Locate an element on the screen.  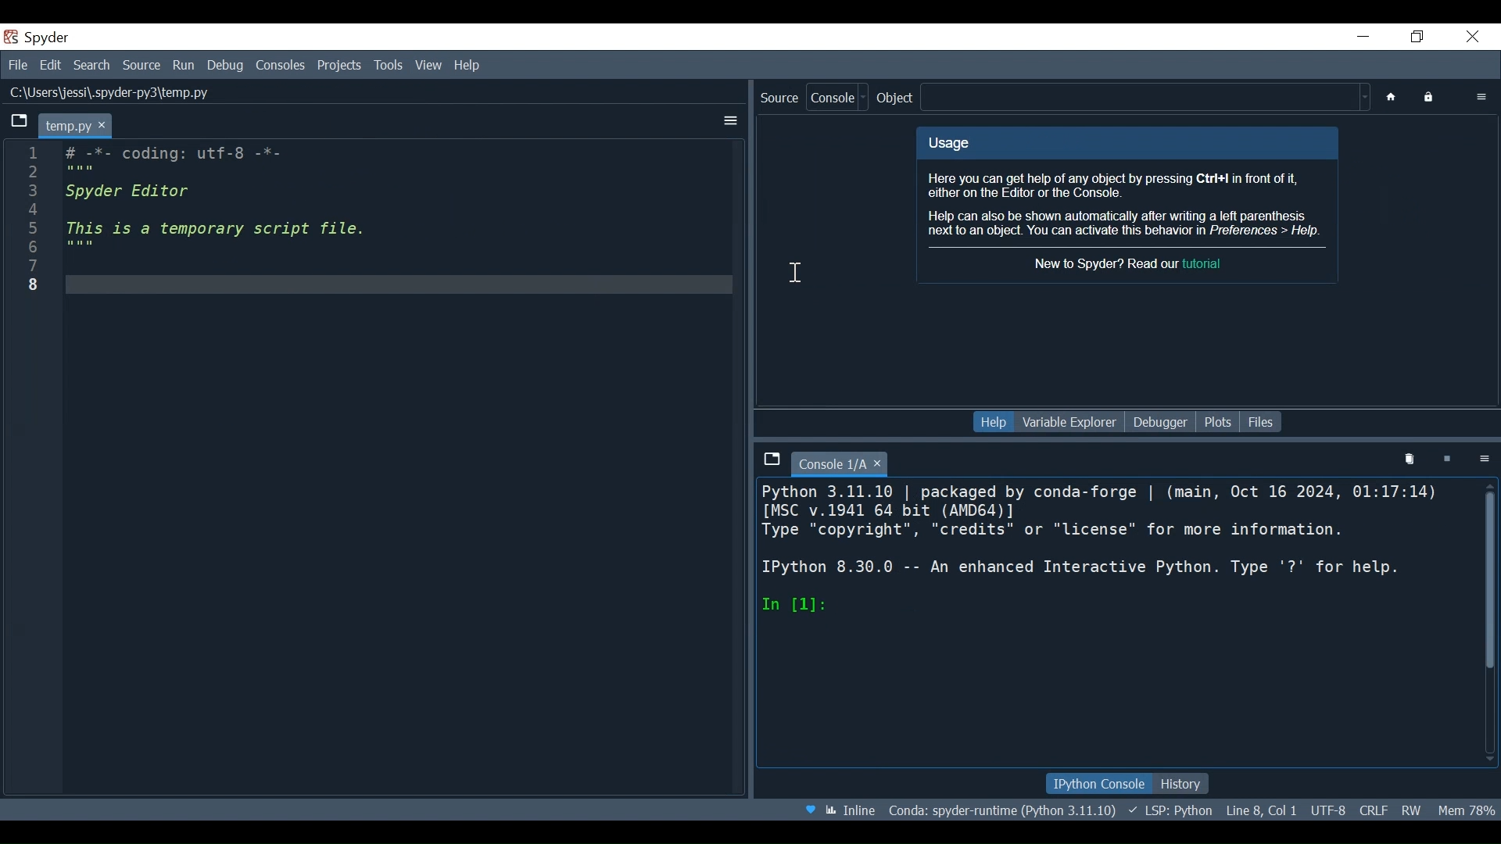
File Permissions is located at coordinates (1413, 811).